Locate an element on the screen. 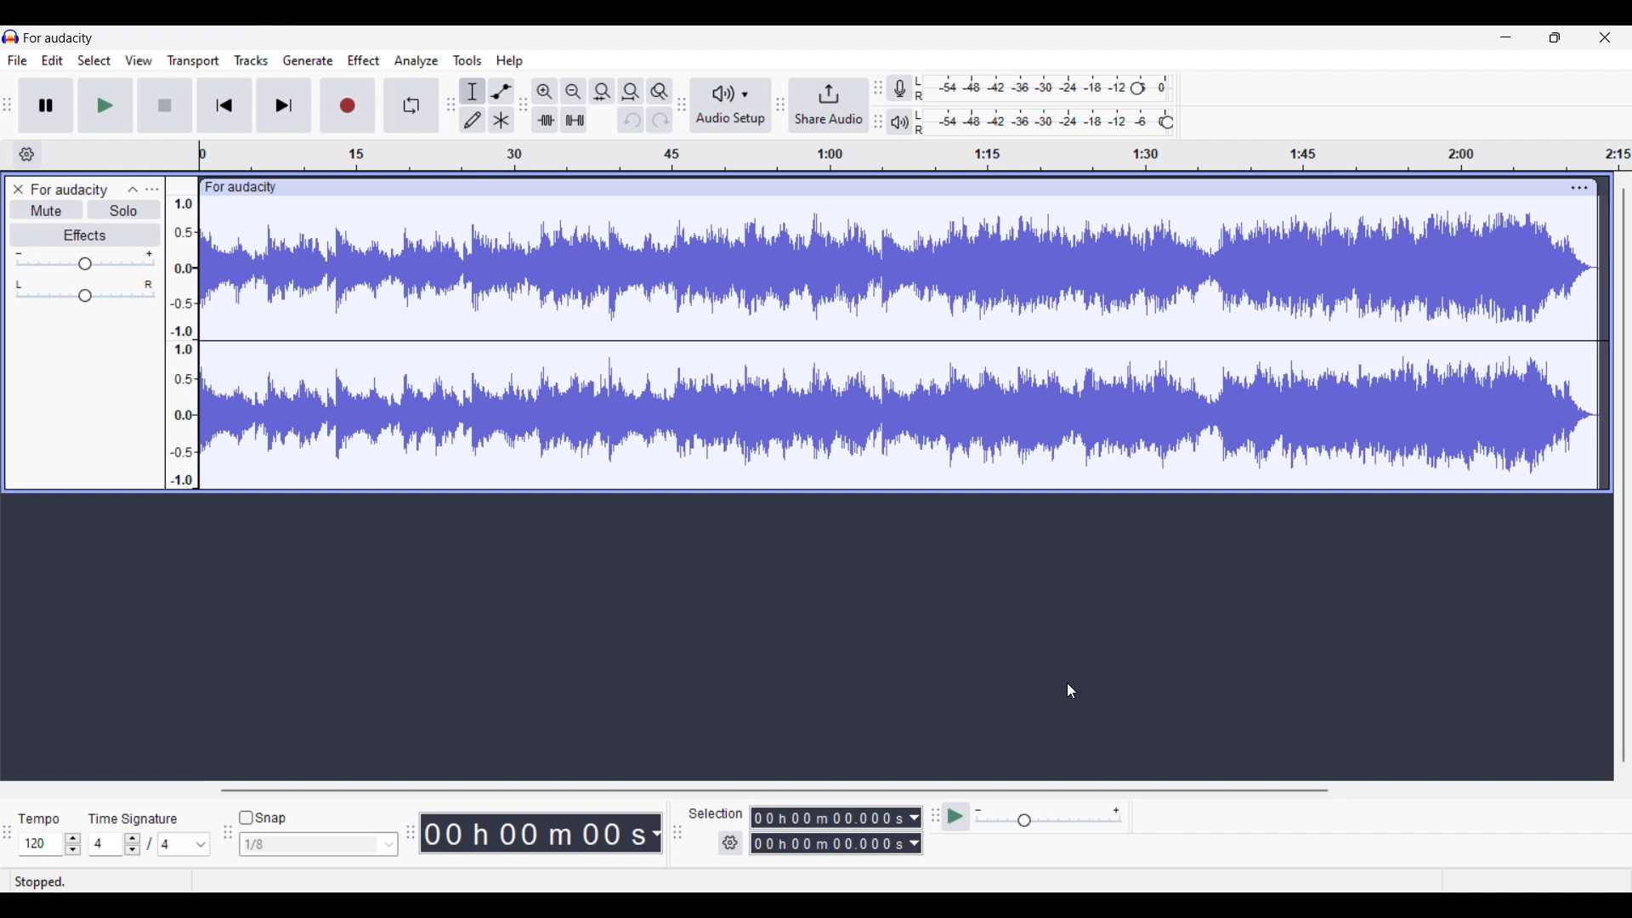  Cursor position unchanged is located at coordinates (1072, 690).